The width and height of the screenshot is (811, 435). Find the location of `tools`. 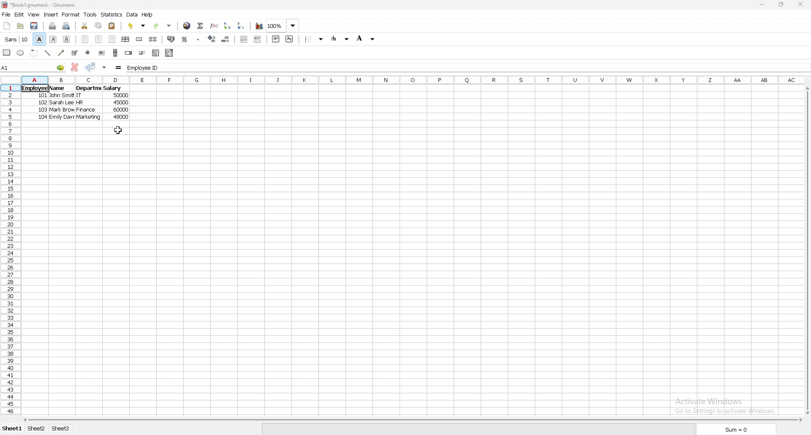

tools is located at coordinates (90, 14).